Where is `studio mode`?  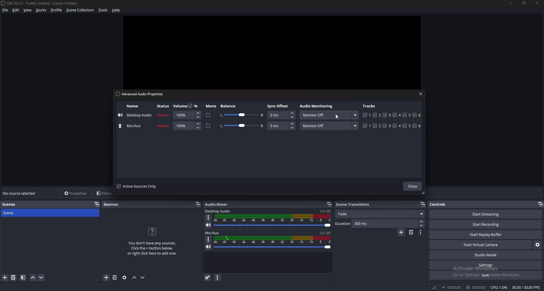
studio mode is located at coordinates (485, 255).